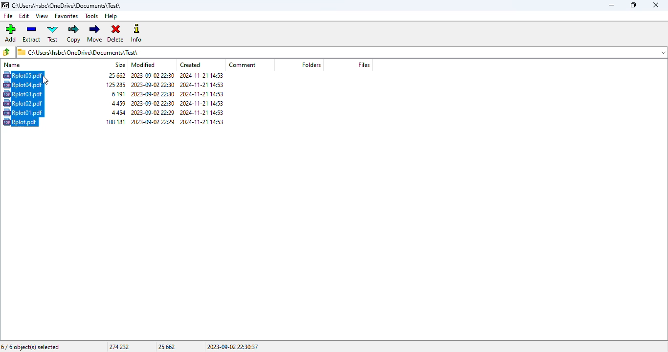  Describe the element at coordinates (92, 16) in the screenshot. I see `tools` at that location.